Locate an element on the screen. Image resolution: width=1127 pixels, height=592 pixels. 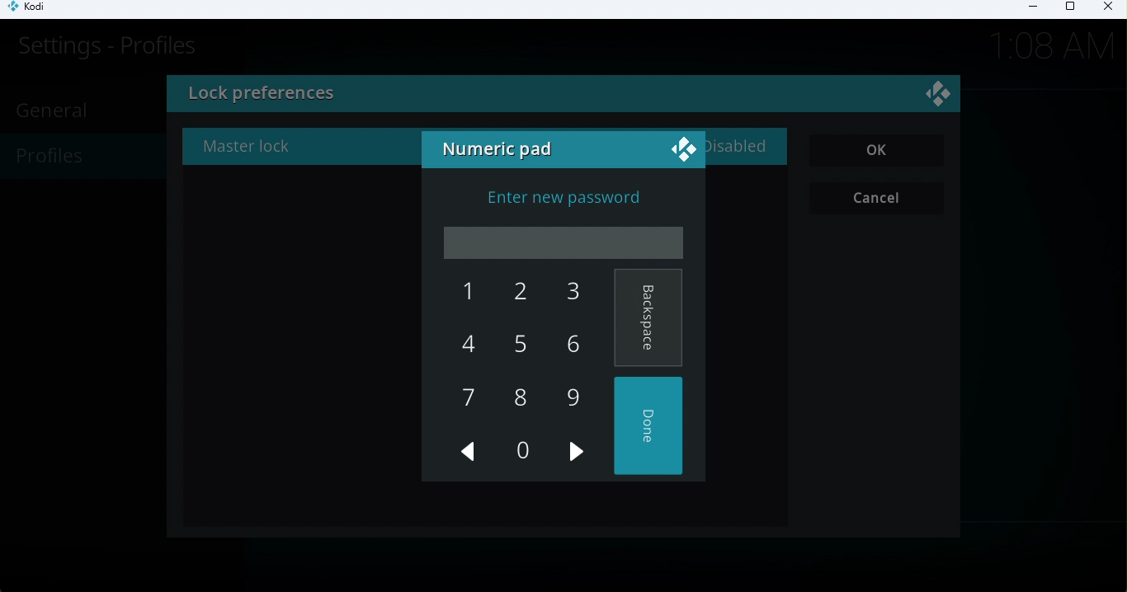
Close is located at coordinates (941, 96).